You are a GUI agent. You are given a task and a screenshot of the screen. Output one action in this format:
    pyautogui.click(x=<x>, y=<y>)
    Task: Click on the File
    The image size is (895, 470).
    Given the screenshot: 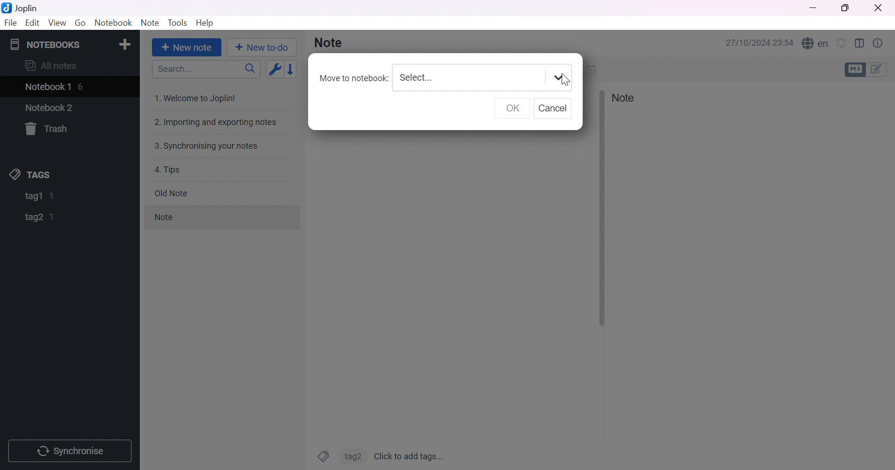 What is the action you would take?
    pyautogui.click(x=9, y=23)
    